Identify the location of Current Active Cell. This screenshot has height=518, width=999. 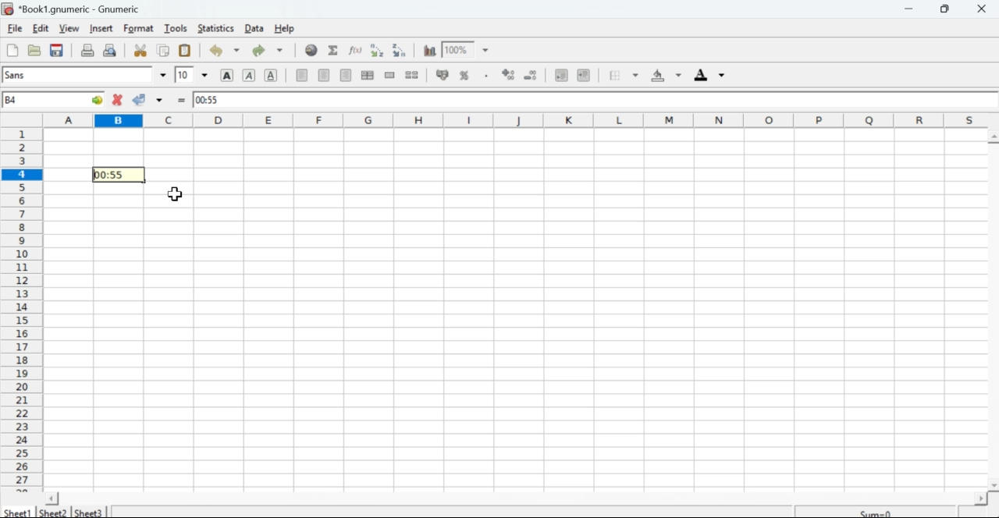
(53, 99).